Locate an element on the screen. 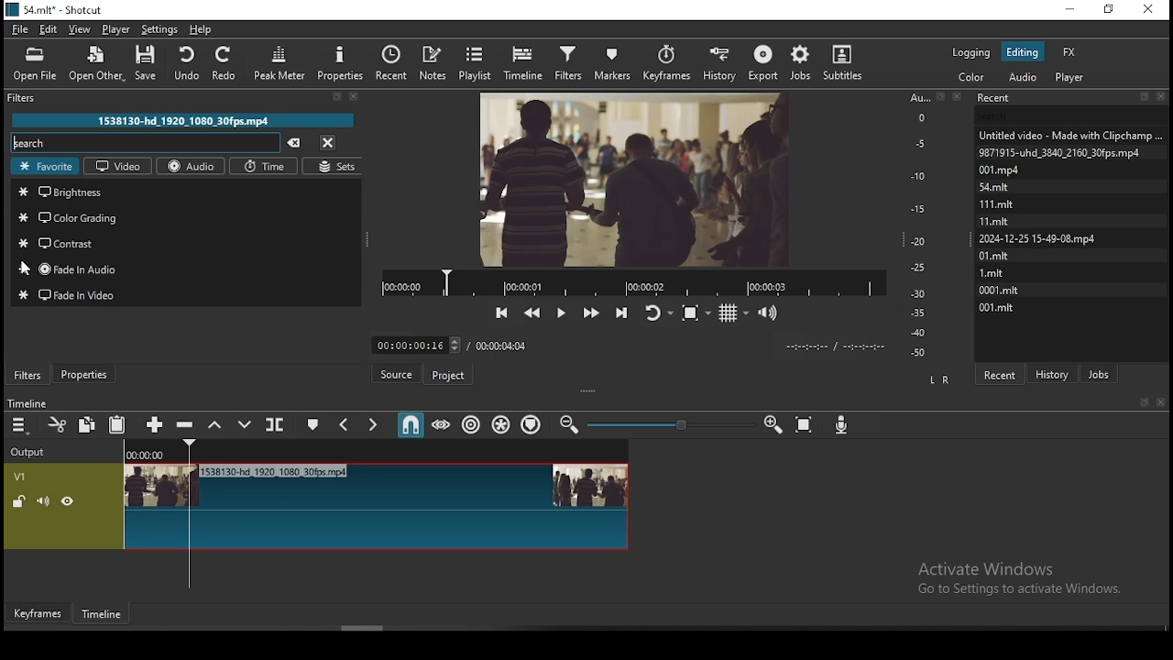 This screenshot has width=1173, height=660. jobs is located at coordinates (798, 63).